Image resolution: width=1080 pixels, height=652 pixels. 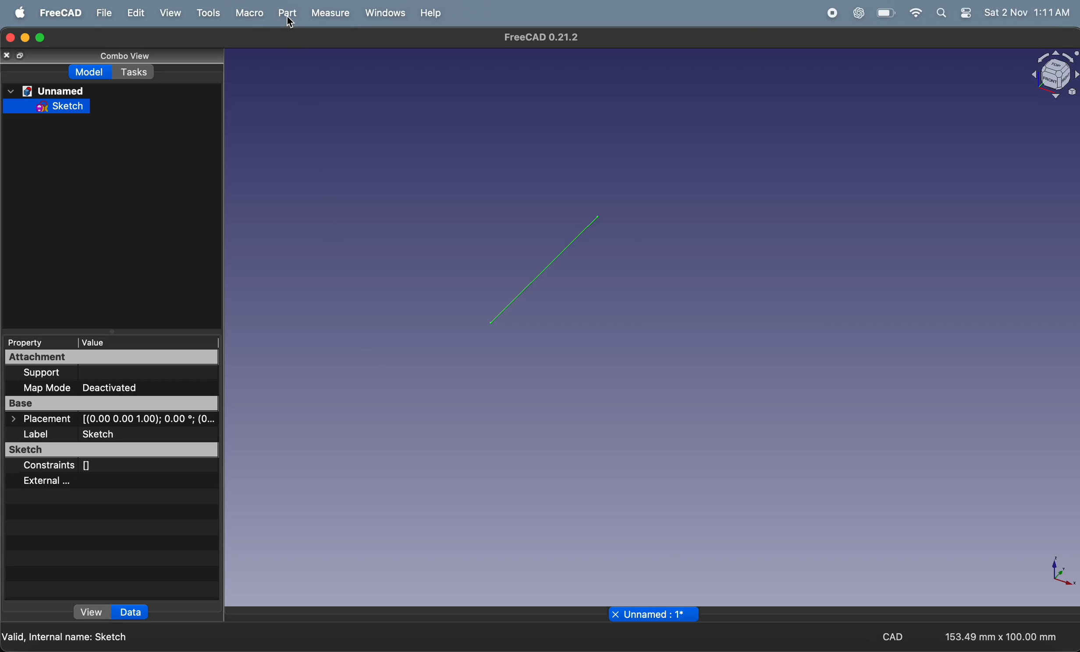 What do you see at coordinates (37, 342) in the screenshot?
I see `property` at bounding box center [37, 342].